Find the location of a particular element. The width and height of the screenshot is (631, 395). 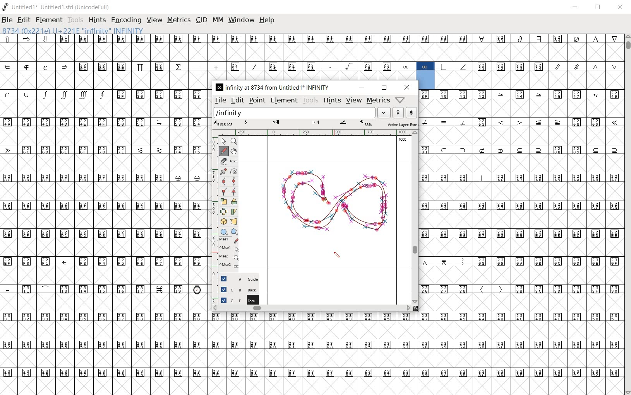

Unicode code points is located at coordinates (314, 345).